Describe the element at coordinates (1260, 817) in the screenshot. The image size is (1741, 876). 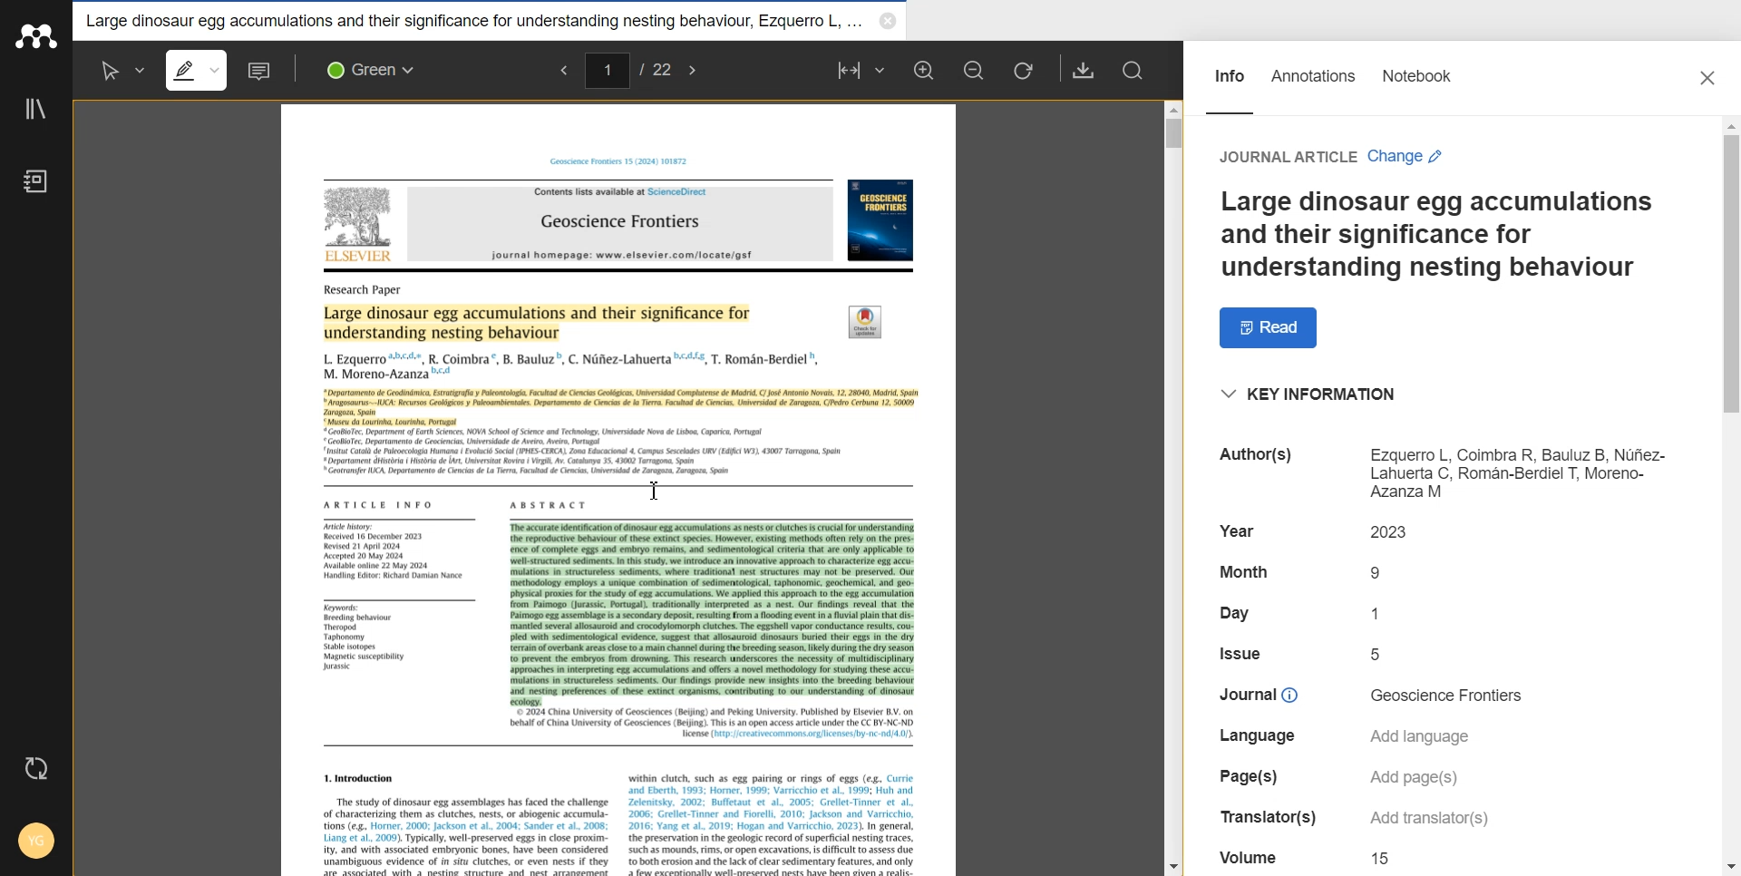
I see `text` at that location.